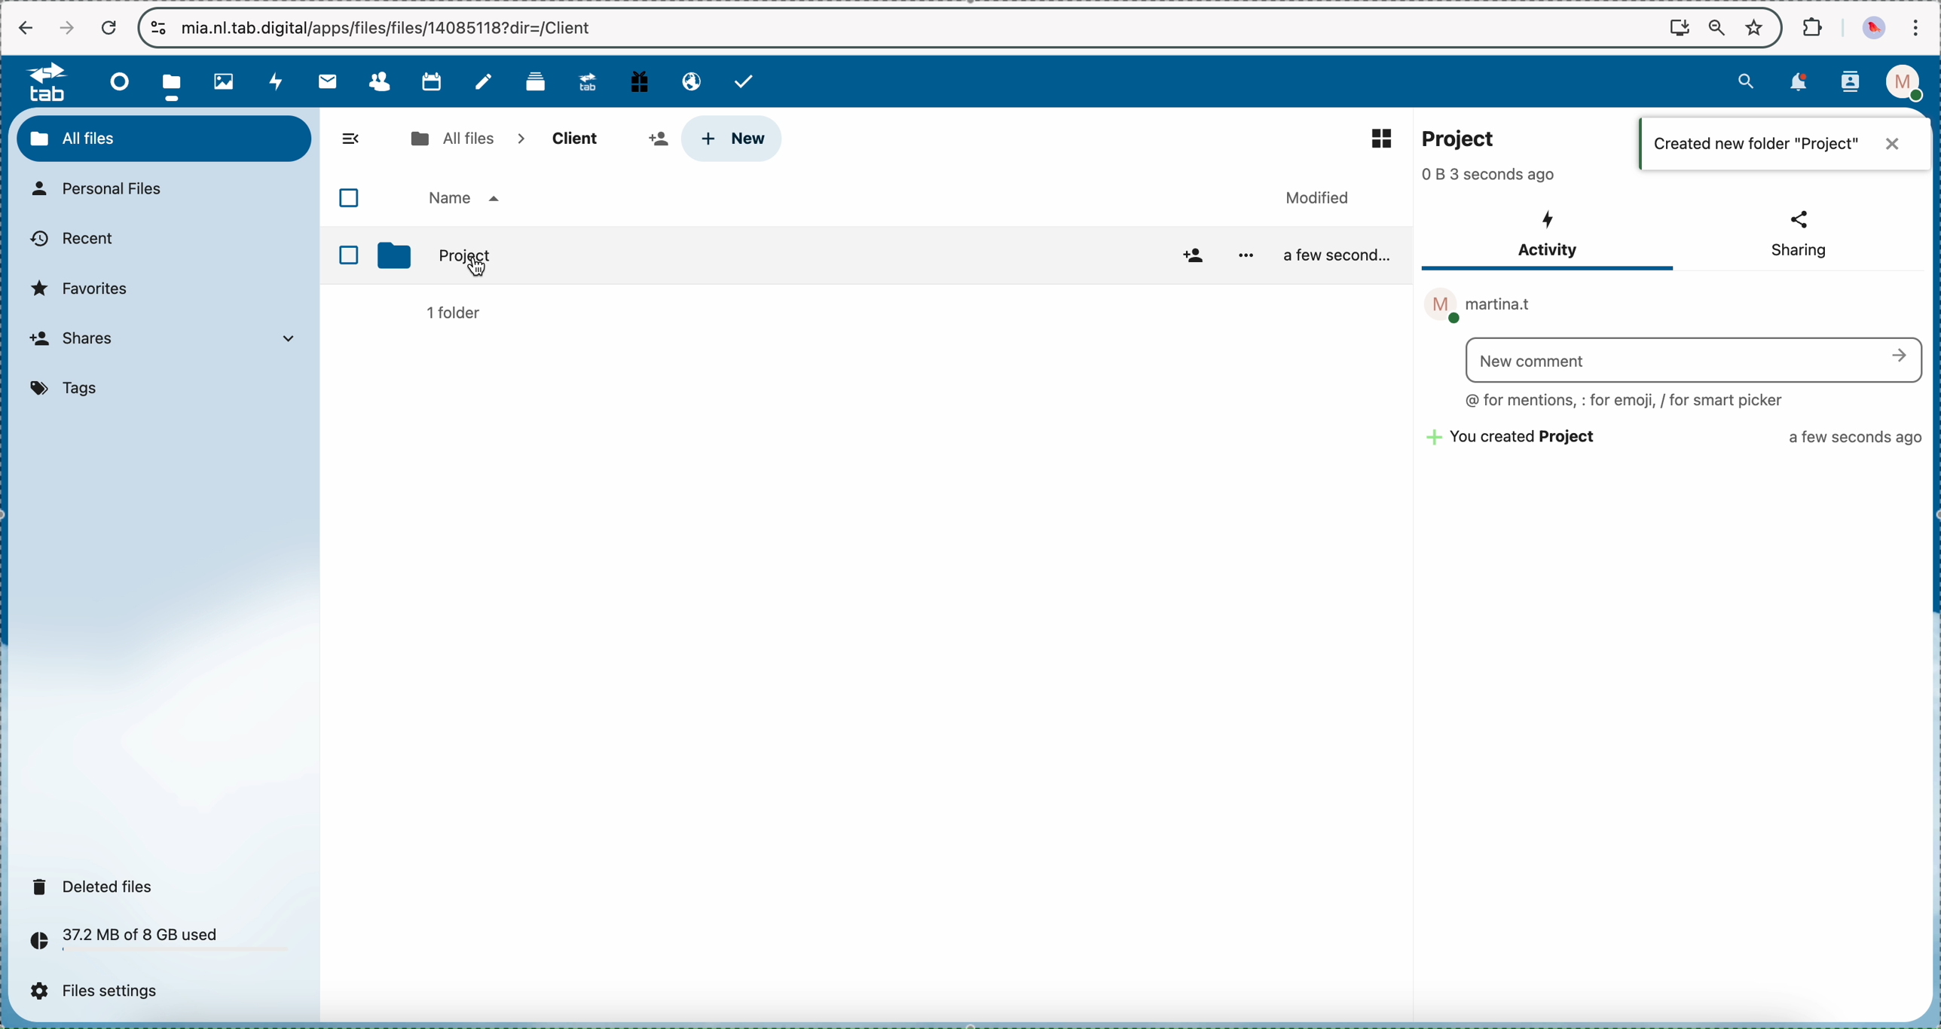 Image resolution: width=1941 pixels, height=1029 pixels. Describe the element at coordinates (160, 28) in the screenshot. I see `controls` at that location.